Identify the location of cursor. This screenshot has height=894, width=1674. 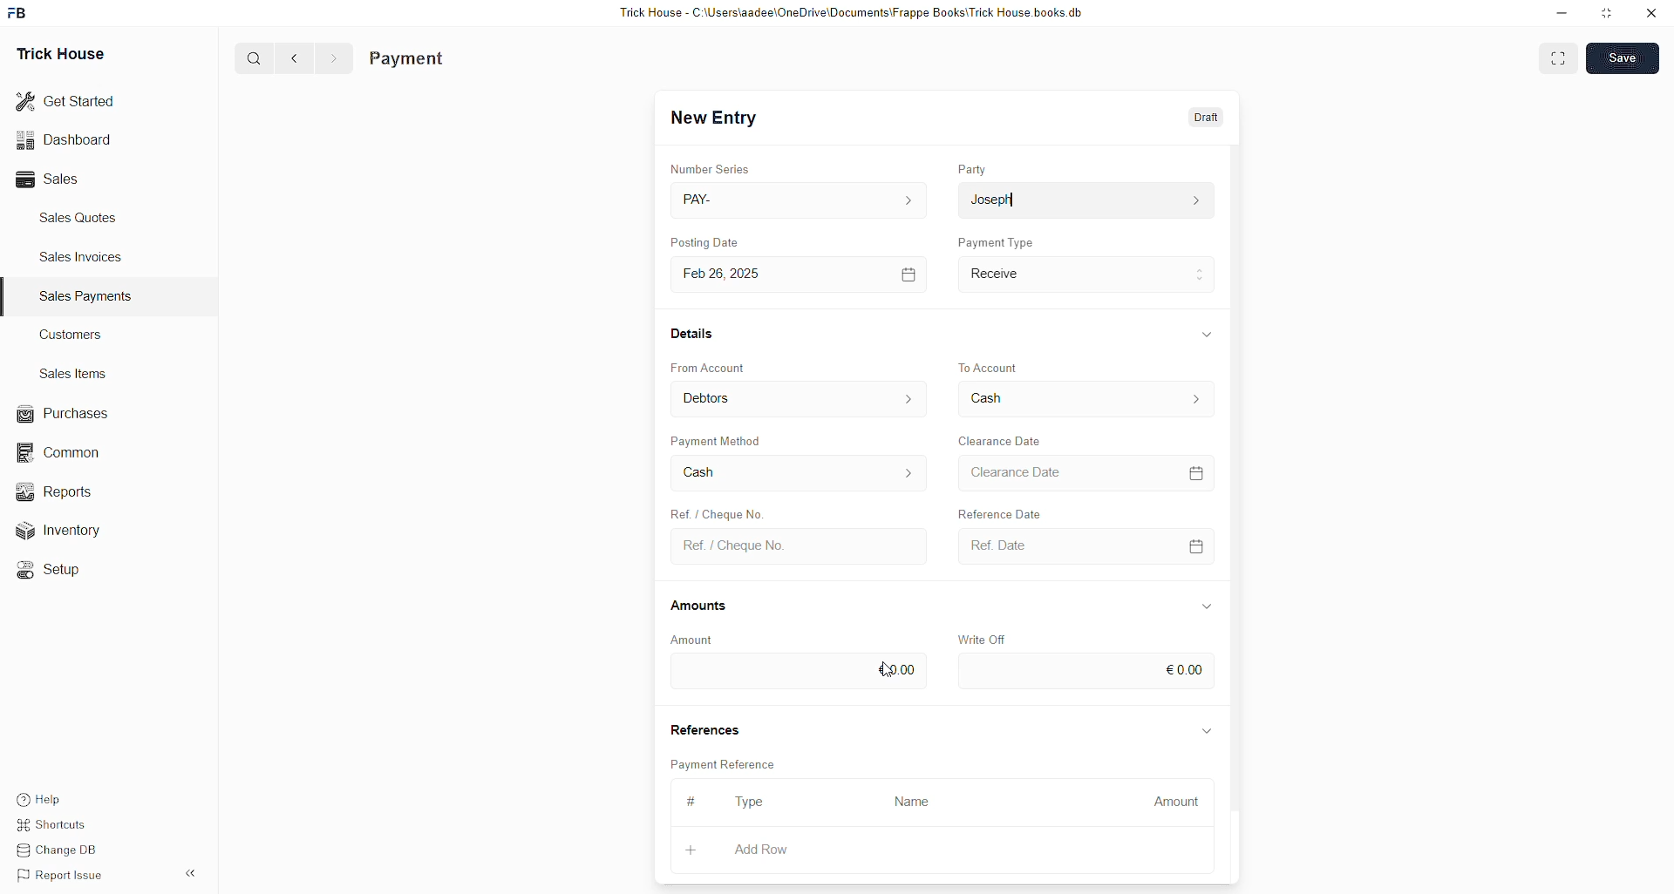
(888, 669).